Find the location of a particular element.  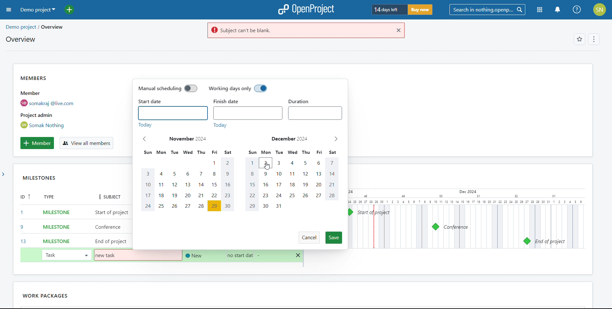

task selected is located at coordinates (66, 255).